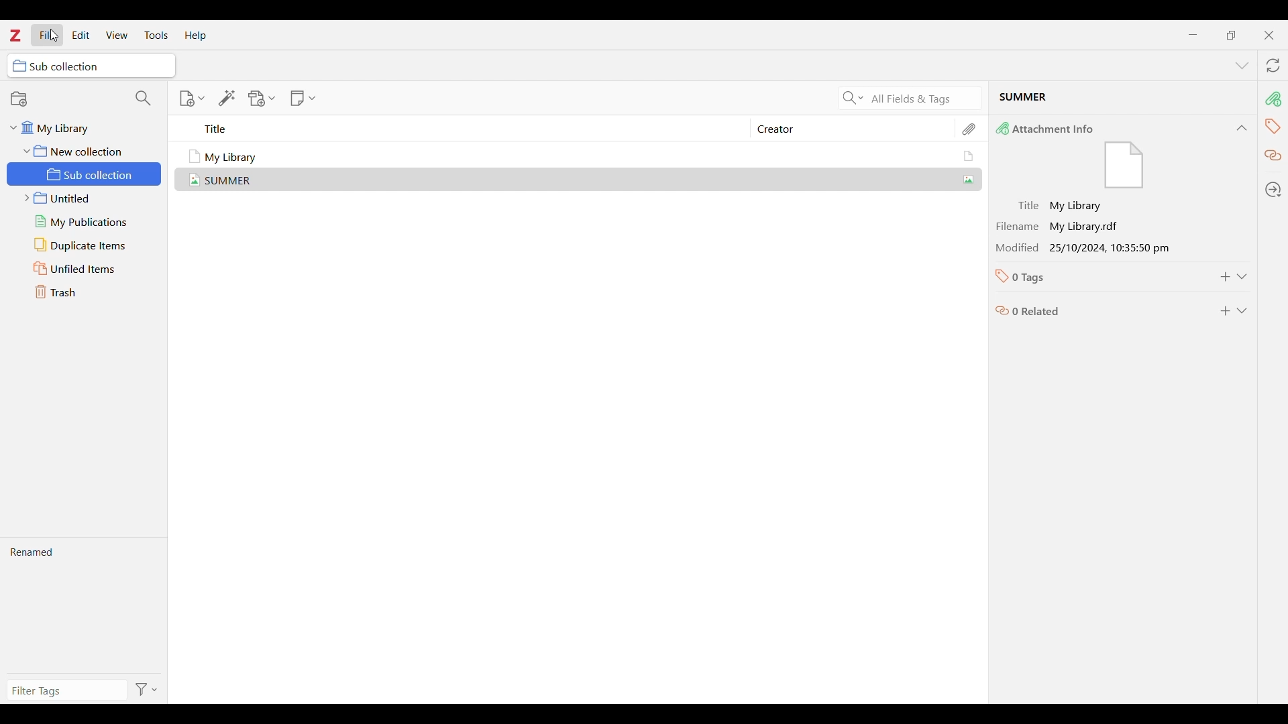 Image resolution: width=1288 pixels, height=724 pixels. What do you see at coordinates (117, 34) in the screenshot?
I see `View menu` at bounding box center [117, 34].